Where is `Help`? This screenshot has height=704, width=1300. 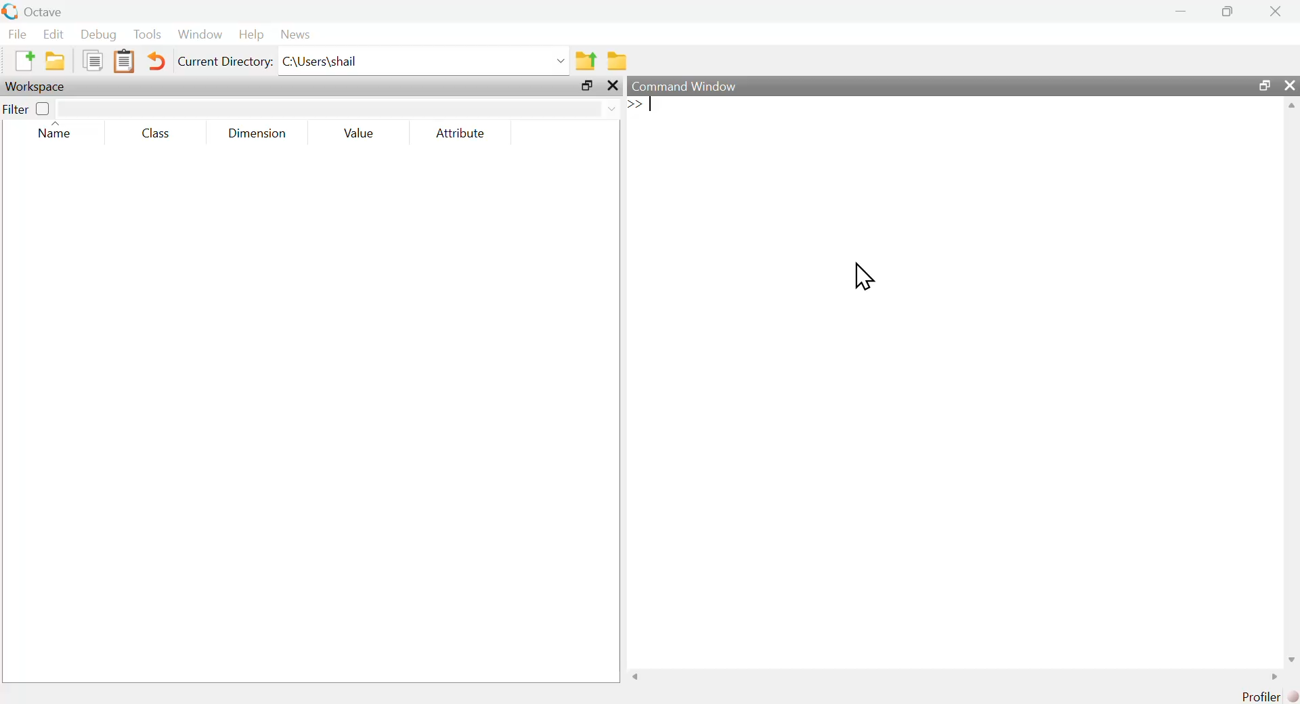
Help is located at coordinates (251, 35).